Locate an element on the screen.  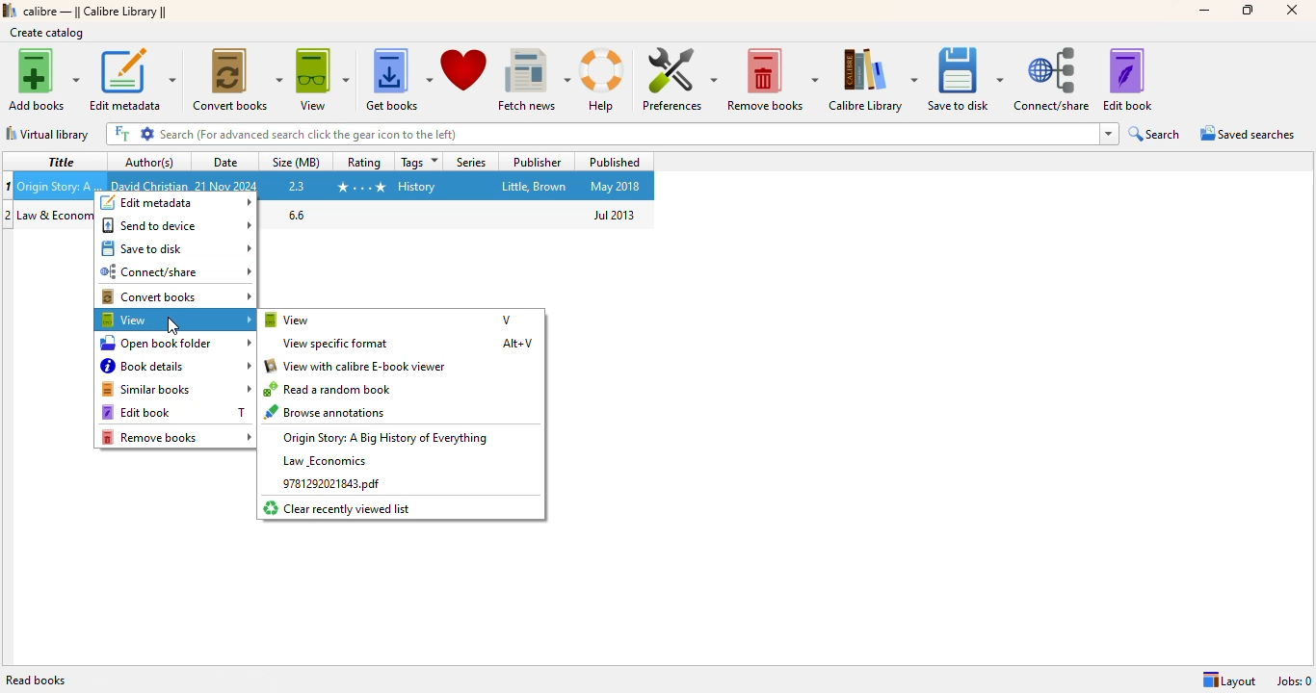
send to device is located at coordinates (177, 224).